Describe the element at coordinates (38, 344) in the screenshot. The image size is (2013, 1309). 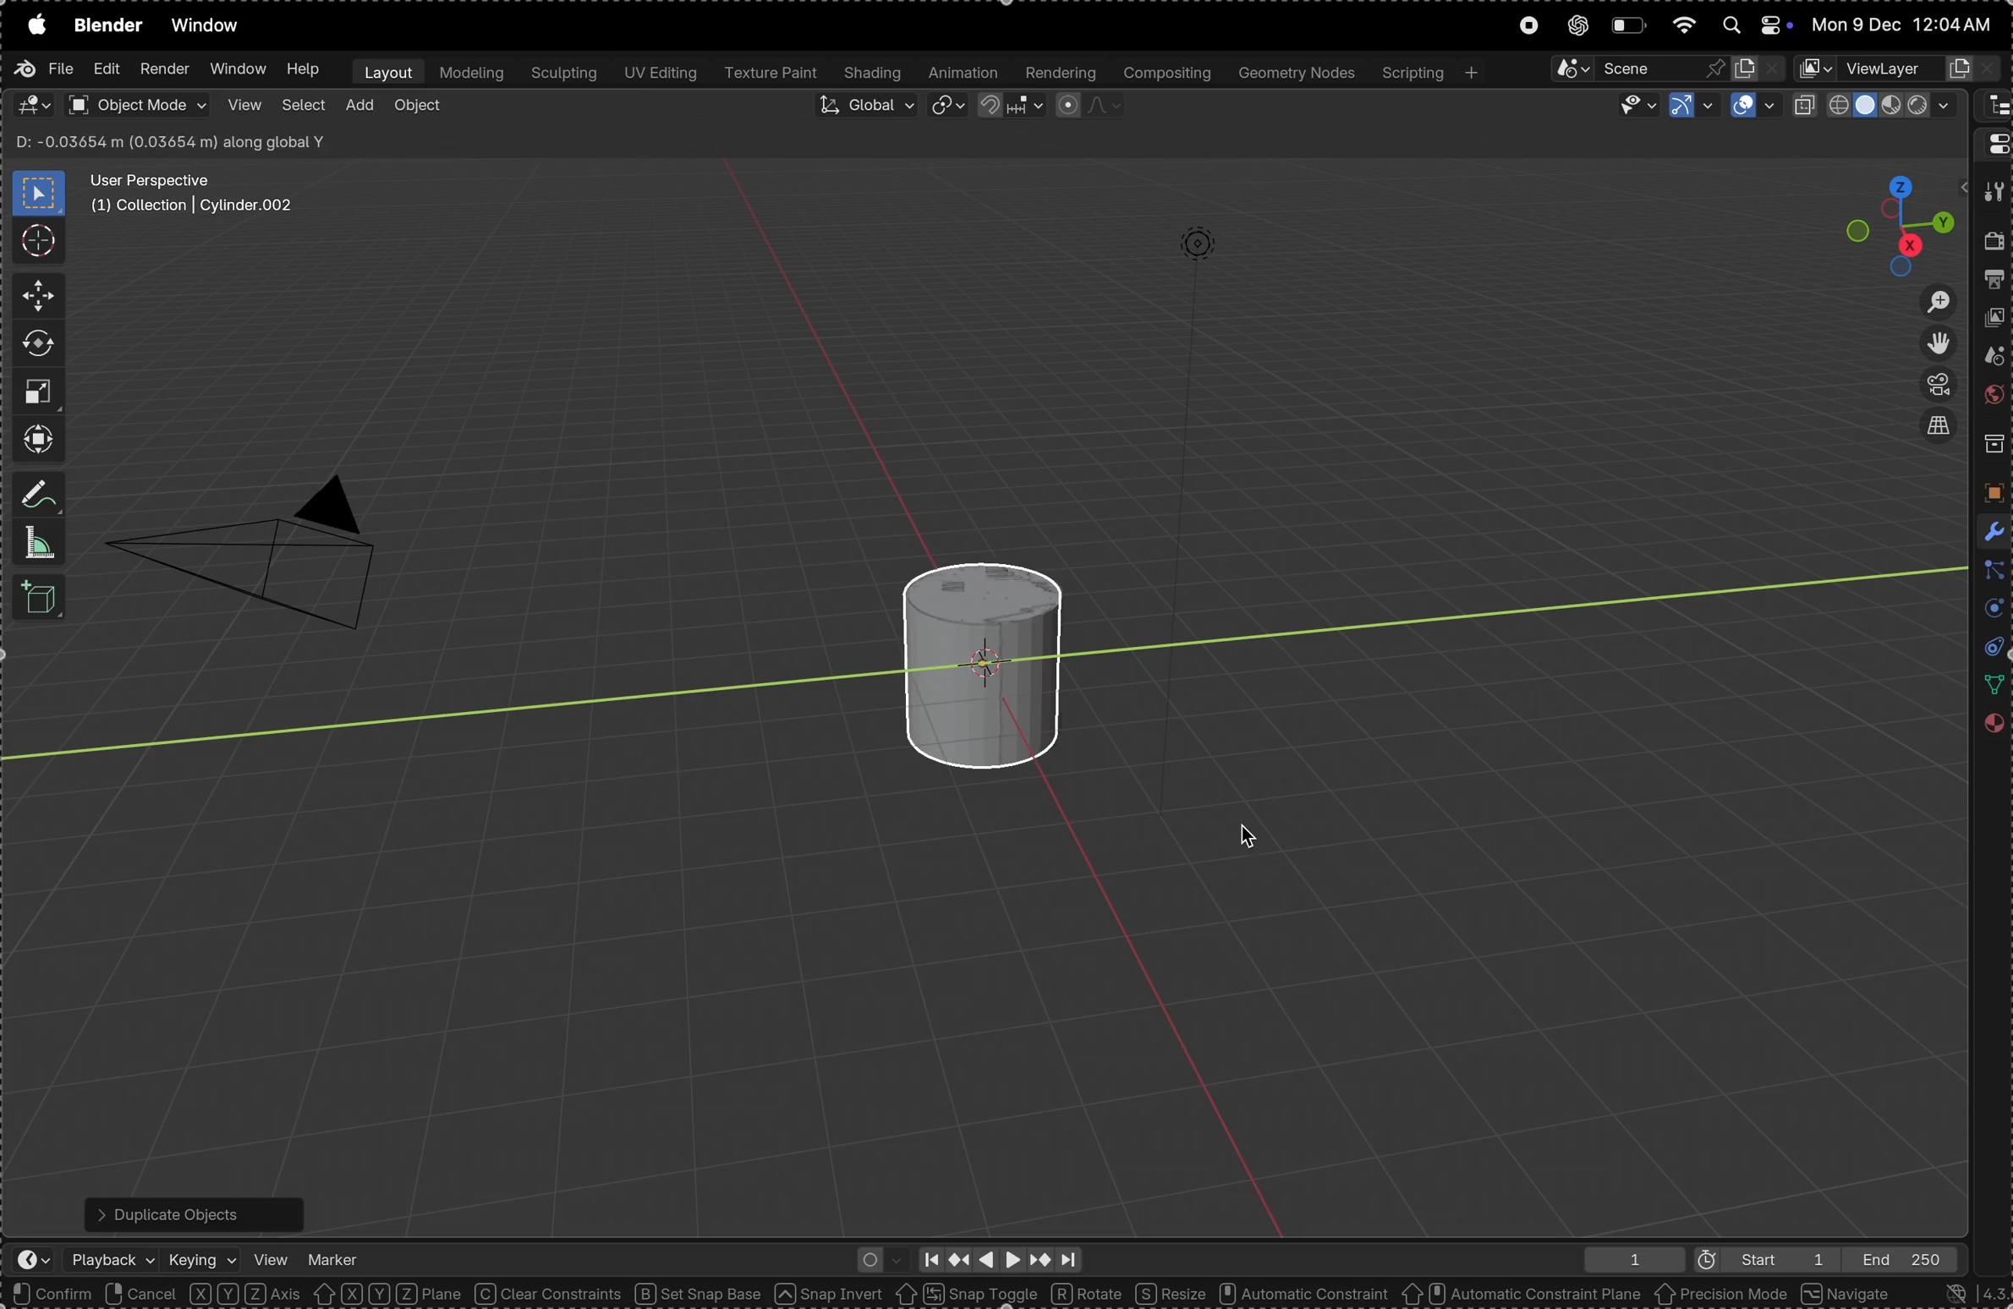
I see `rotate` at that location.